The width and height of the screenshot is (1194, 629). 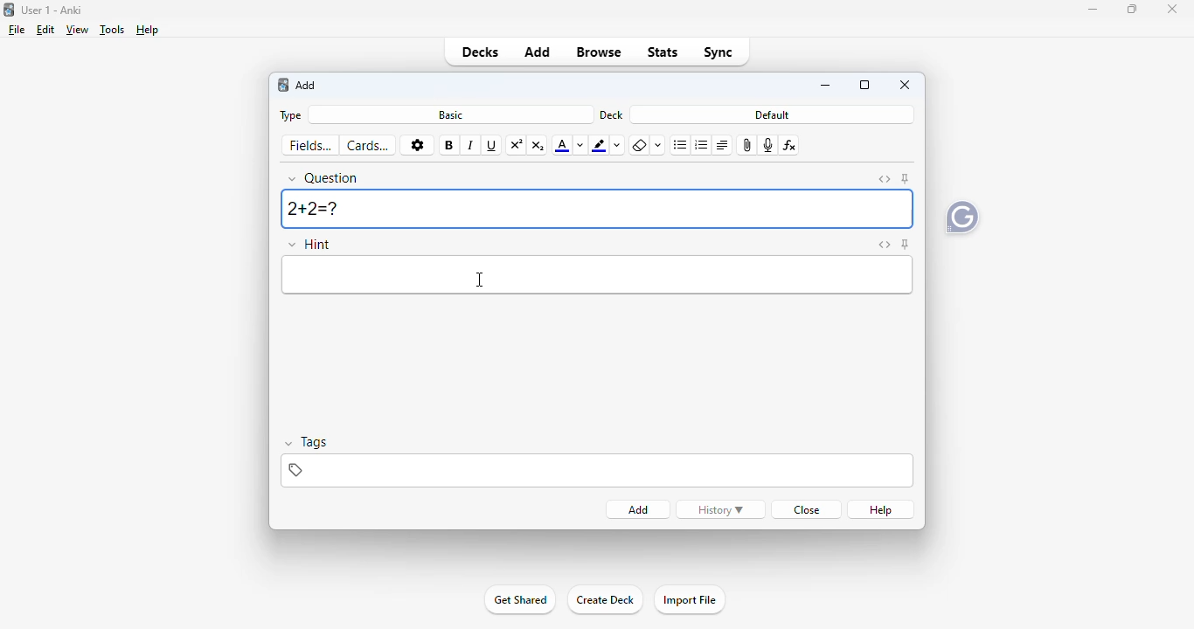 What do you see at coordinates (906, 178) in the screenshot?
I see `toggle sticky` at bounding box center [906, 178].